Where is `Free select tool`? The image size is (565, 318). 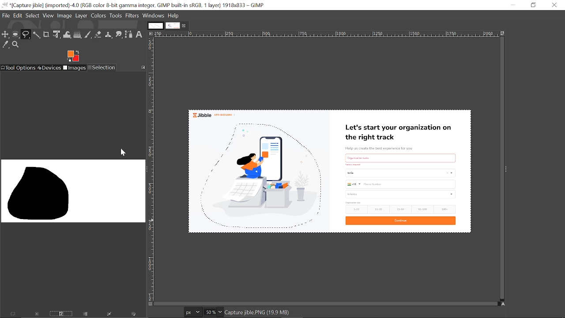 Free select tool is located at coordinates (26, 36).